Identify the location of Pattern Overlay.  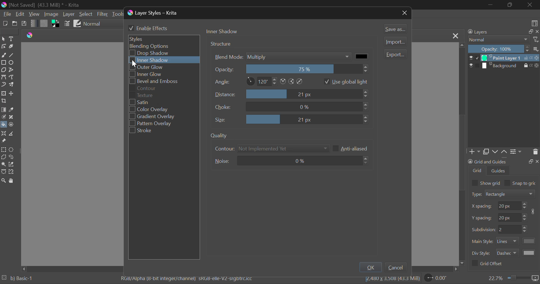
(157, 124).